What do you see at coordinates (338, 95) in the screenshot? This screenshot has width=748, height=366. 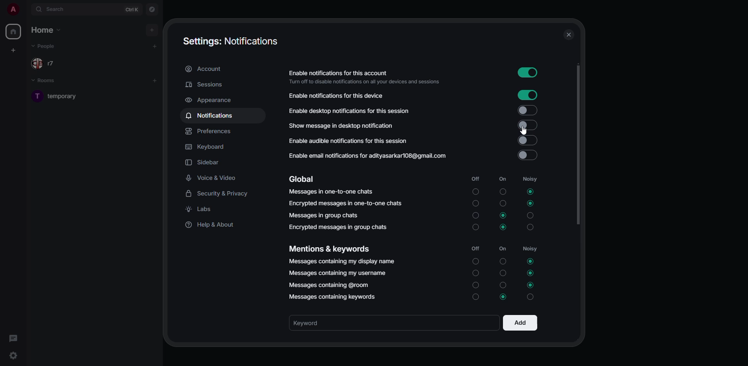 I see `enable notifications for this device` at bounding box center [338, 95].